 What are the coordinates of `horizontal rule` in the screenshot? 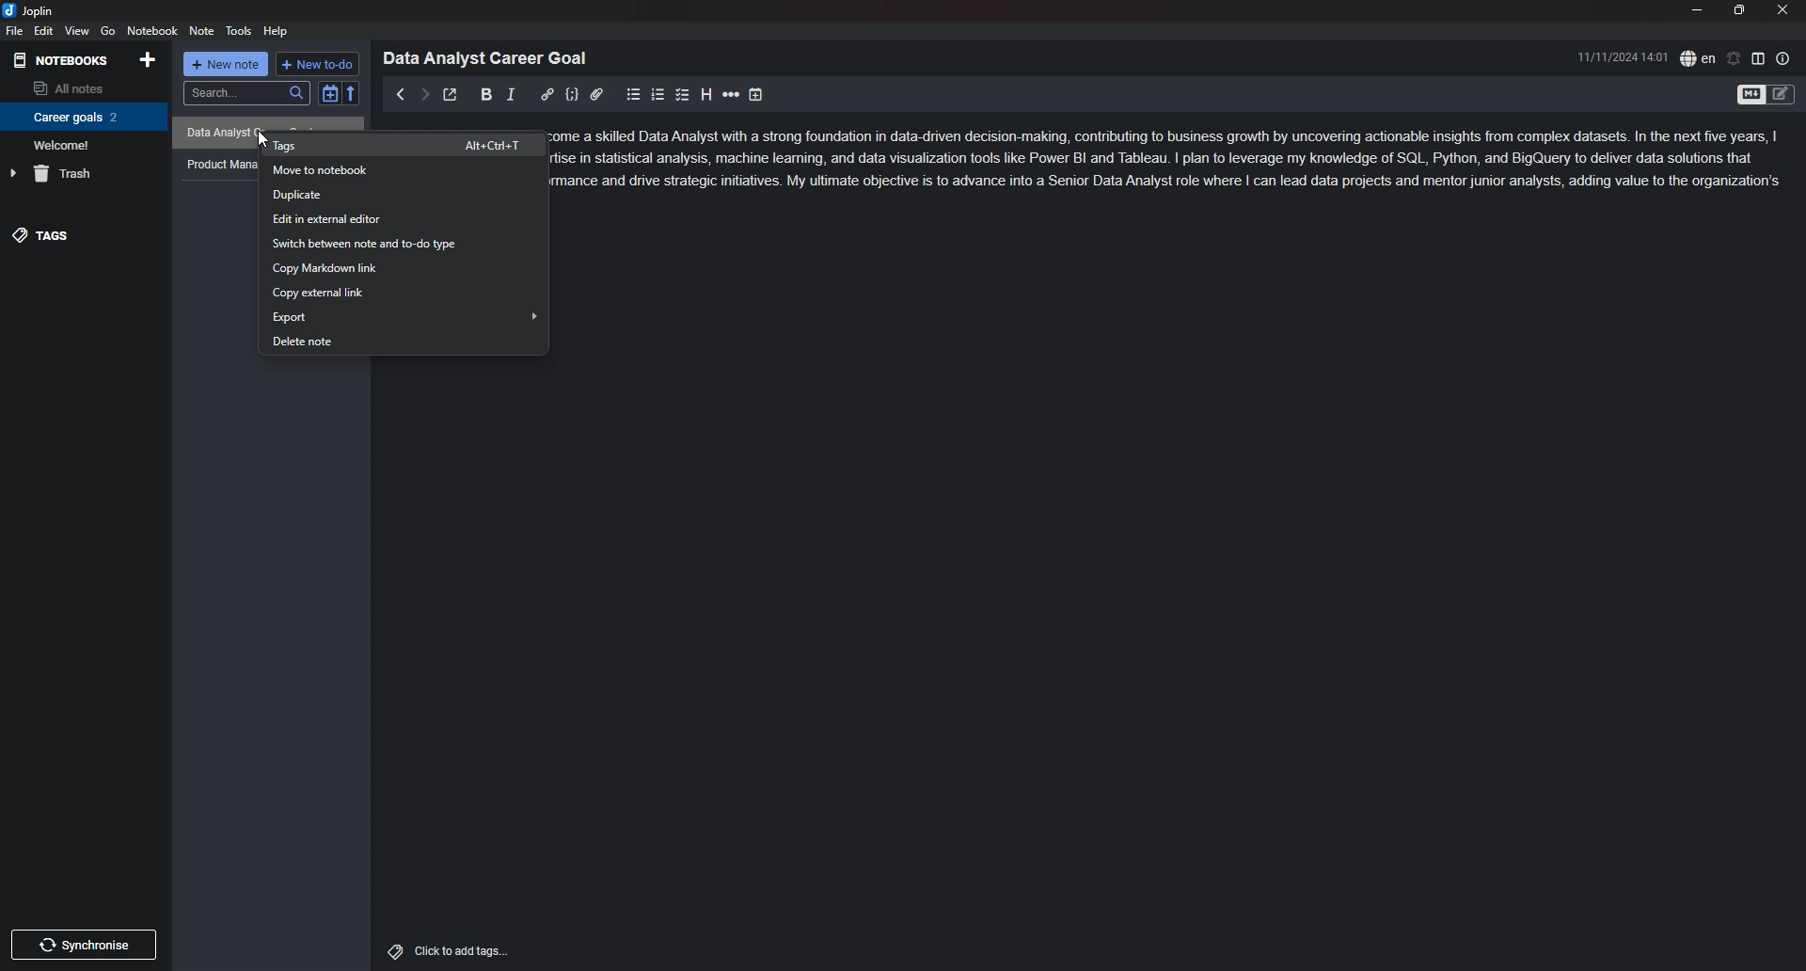 It's located at (731, 95).